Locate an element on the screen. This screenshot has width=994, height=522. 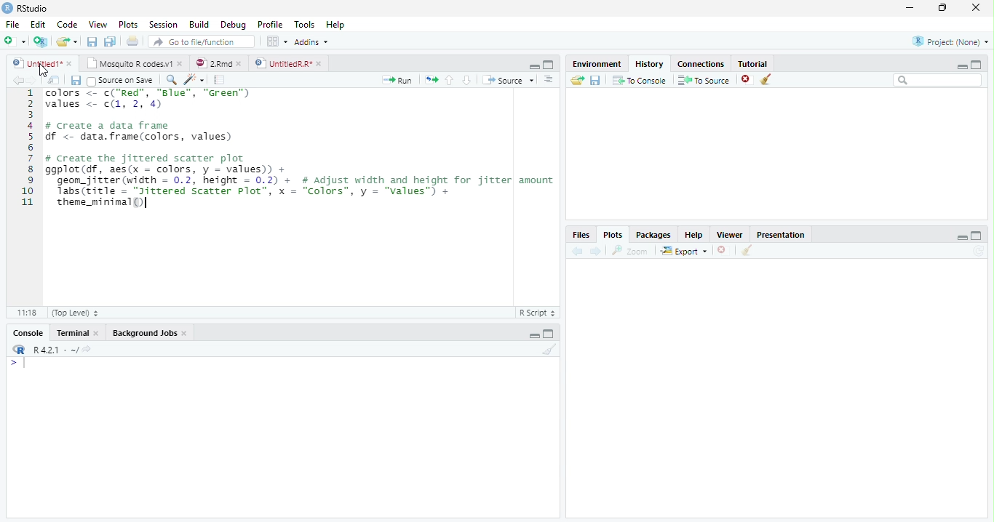
File is located at coordinates (13, 25).